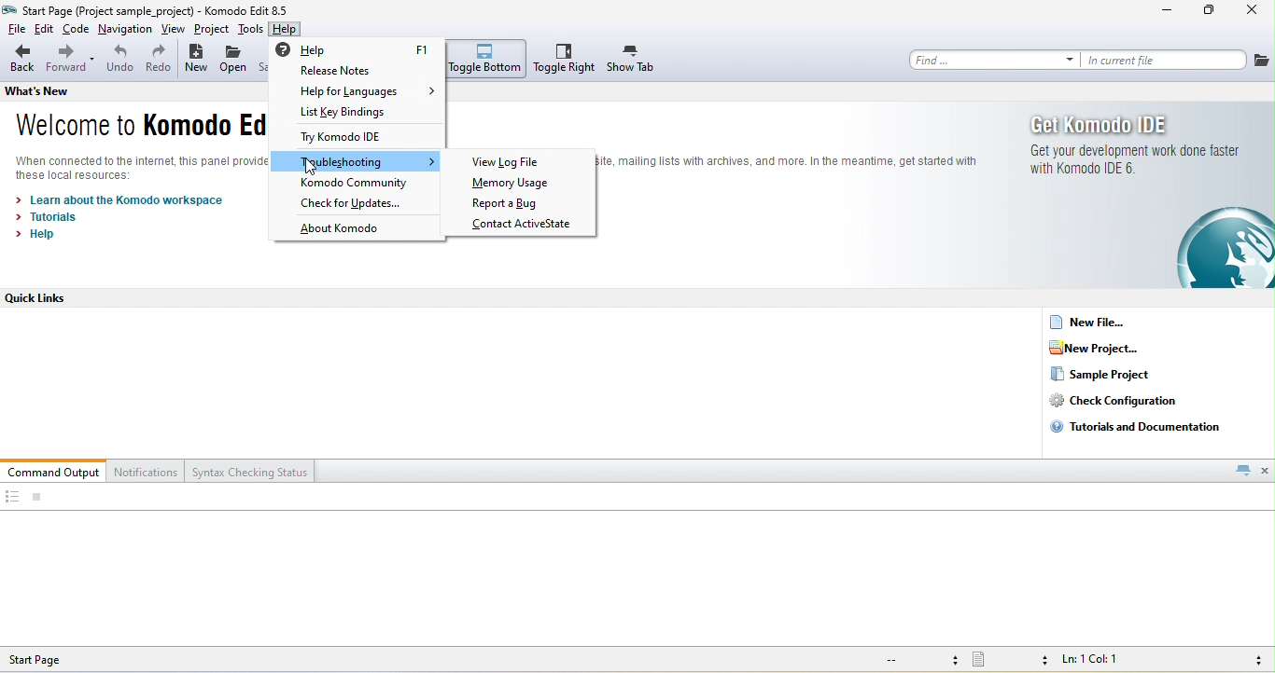 The image size is (1275, 673). What do you see at coordinates (1101, 375) in the screenshot?
I see `sample project` at bounding box center [1101, 375].